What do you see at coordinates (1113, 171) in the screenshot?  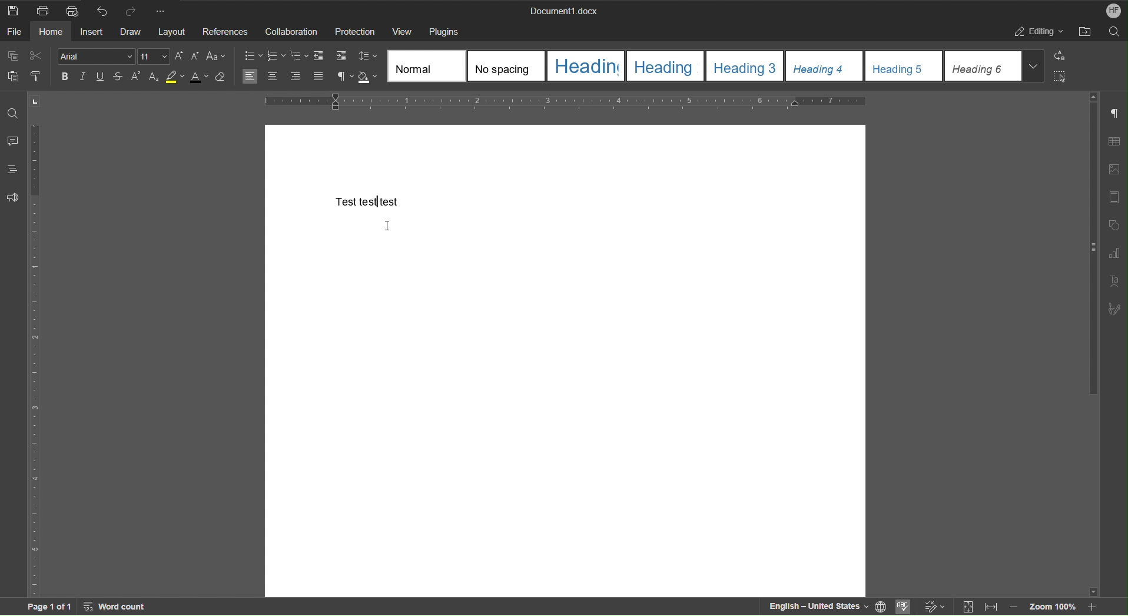 I see `Image Settings` at bounding box center [1113, 171].